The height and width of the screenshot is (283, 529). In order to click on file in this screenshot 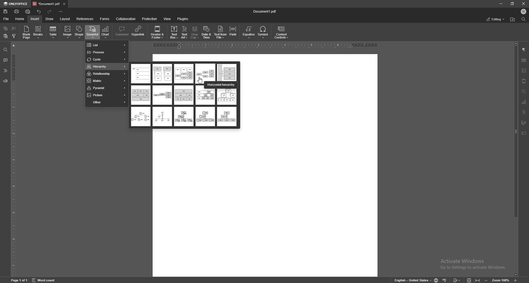, I will do `click(7, 19)`.